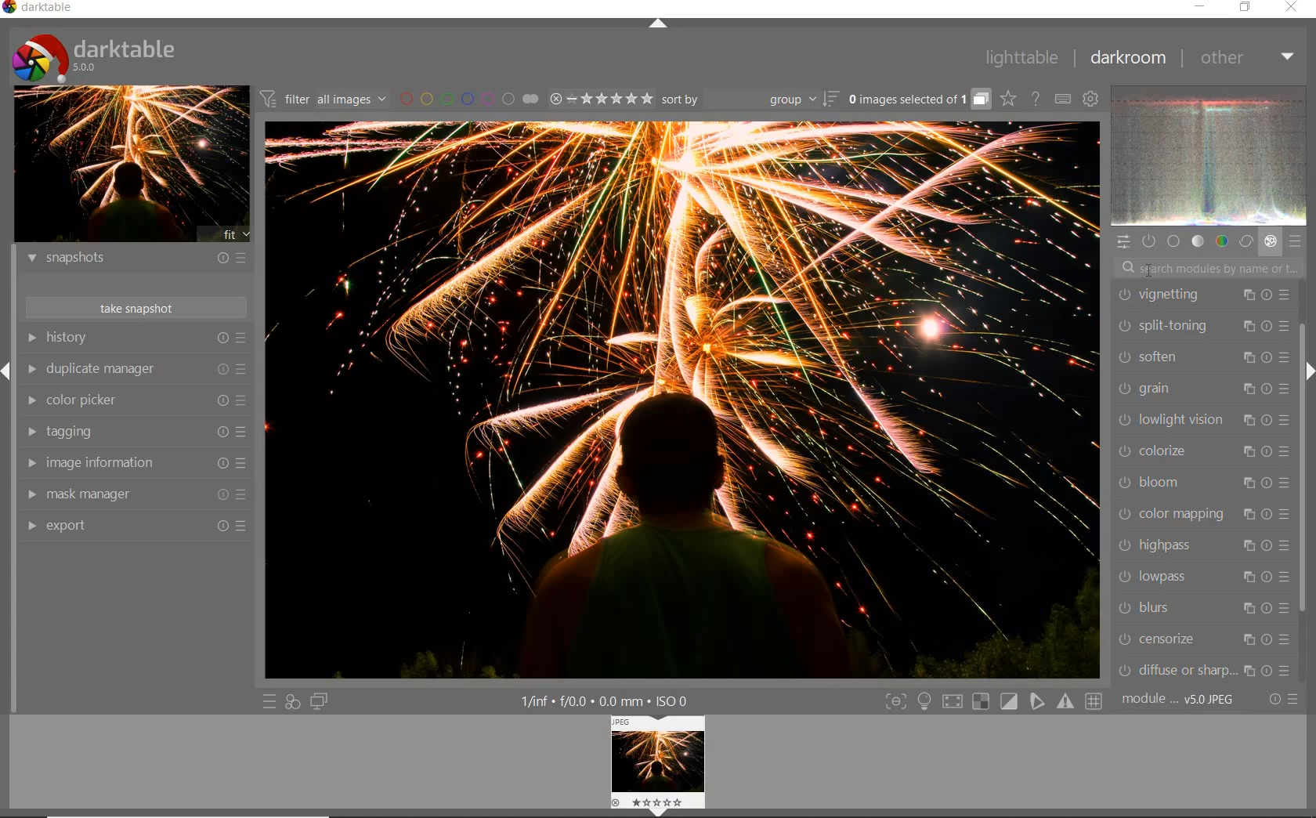  What do you see at coordinates (660, 24) in the screenshot?
I see `expand/collapse` at bounding box center [660, 24].